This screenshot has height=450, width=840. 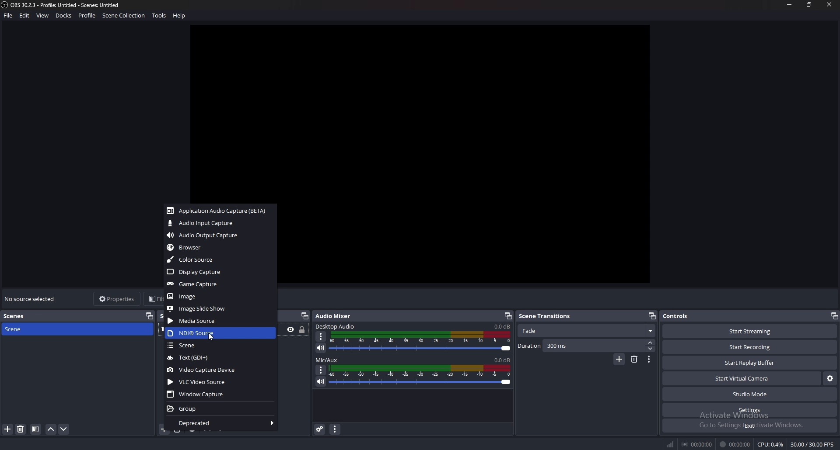 What do you see at coordinates (581, 345) in the screenshot?
I see `duration` at bounding box center [581, 345].